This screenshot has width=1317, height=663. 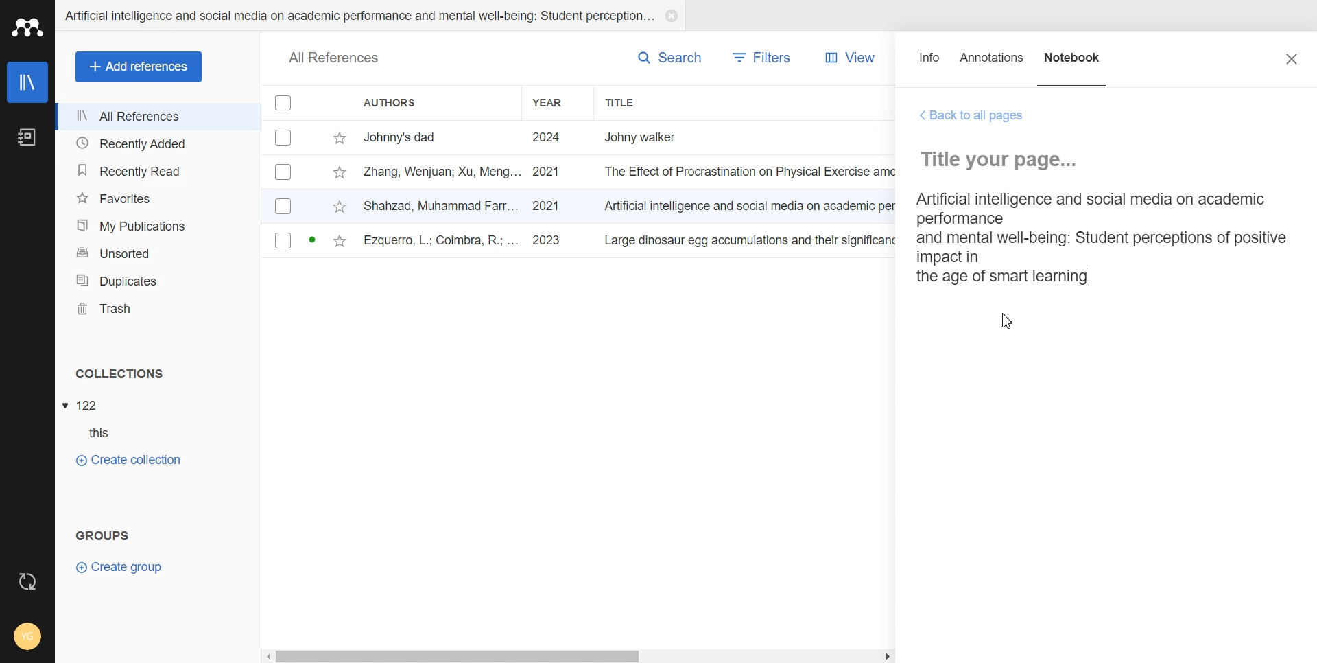 What do you see at coordinates (27, 638) in the screenshot?
I see `Account` at bounding box center [27, 638].